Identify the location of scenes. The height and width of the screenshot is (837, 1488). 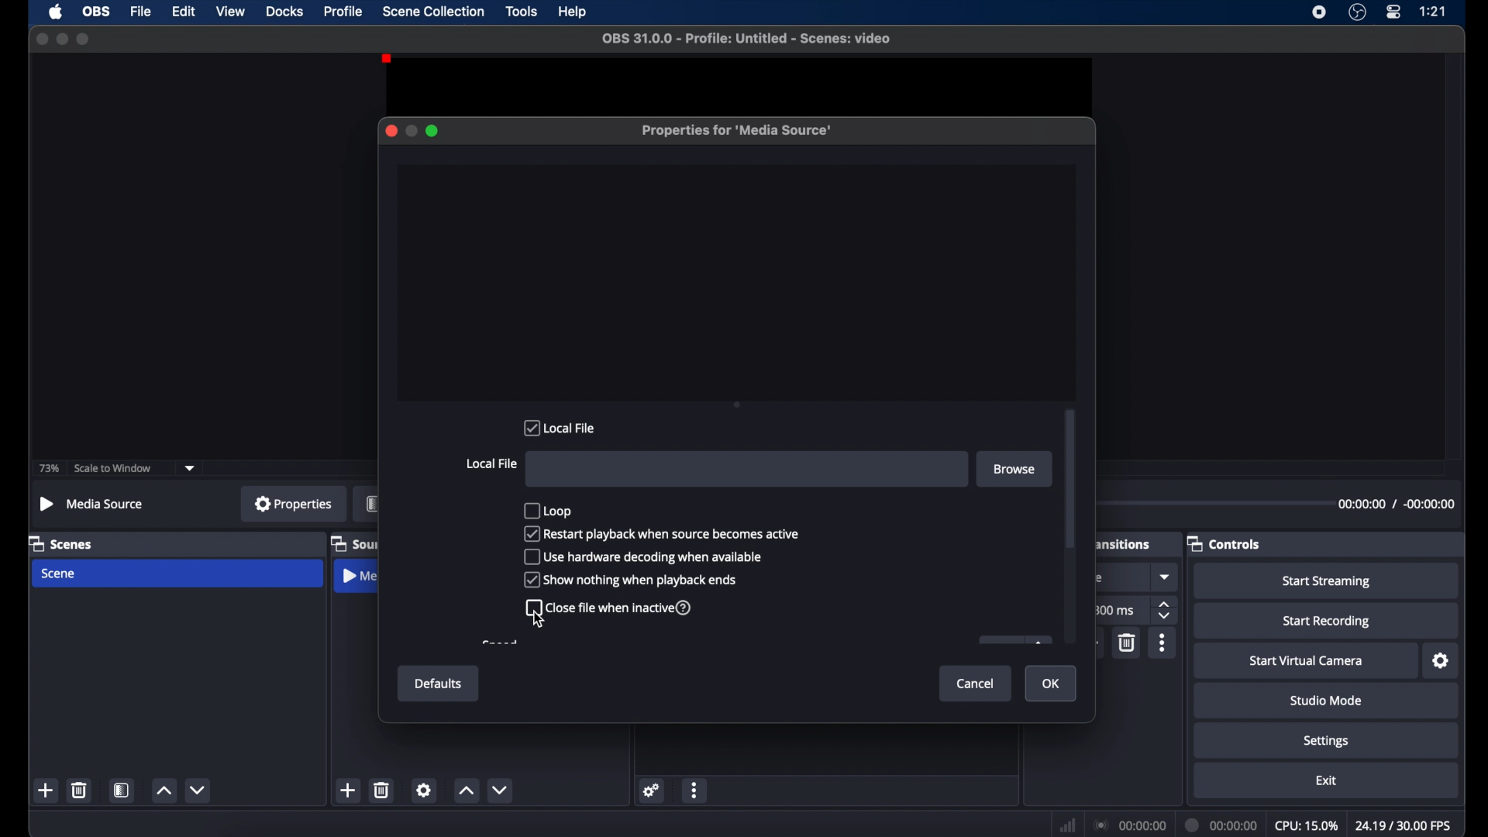
(61, 544).